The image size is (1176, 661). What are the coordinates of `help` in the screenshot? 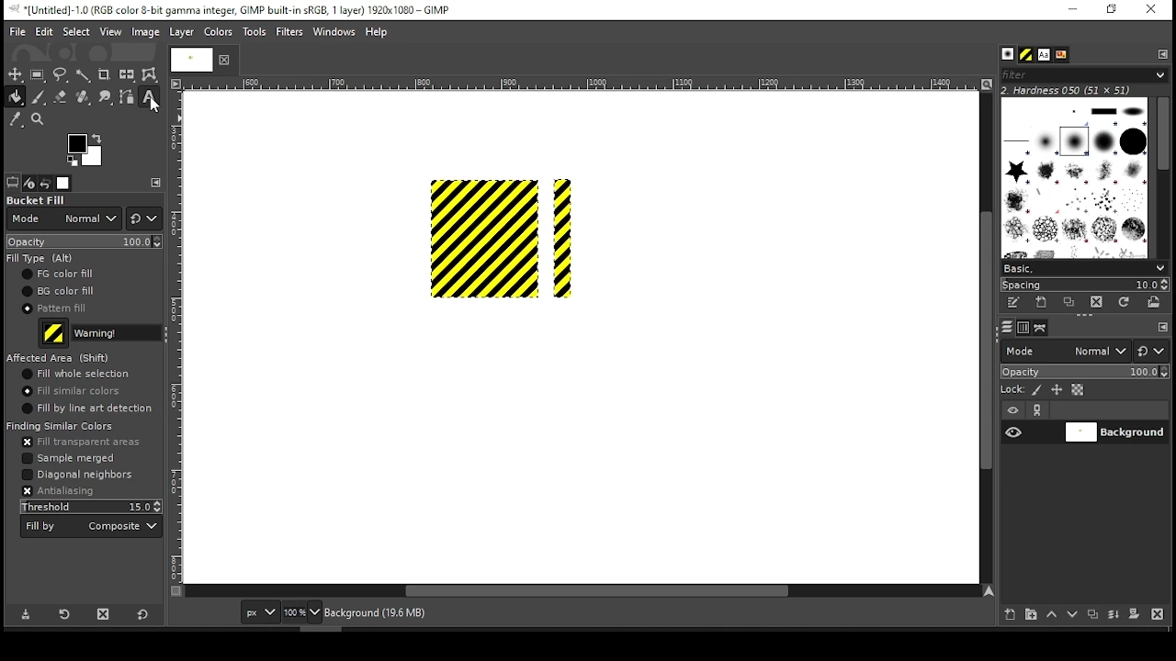 It's located at (377, 33).